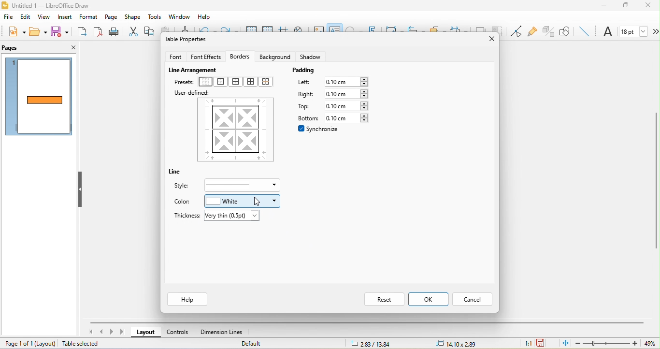 This screenshot has width=660, height=349. I want to click on 0.10 cm, so click(345, 94).